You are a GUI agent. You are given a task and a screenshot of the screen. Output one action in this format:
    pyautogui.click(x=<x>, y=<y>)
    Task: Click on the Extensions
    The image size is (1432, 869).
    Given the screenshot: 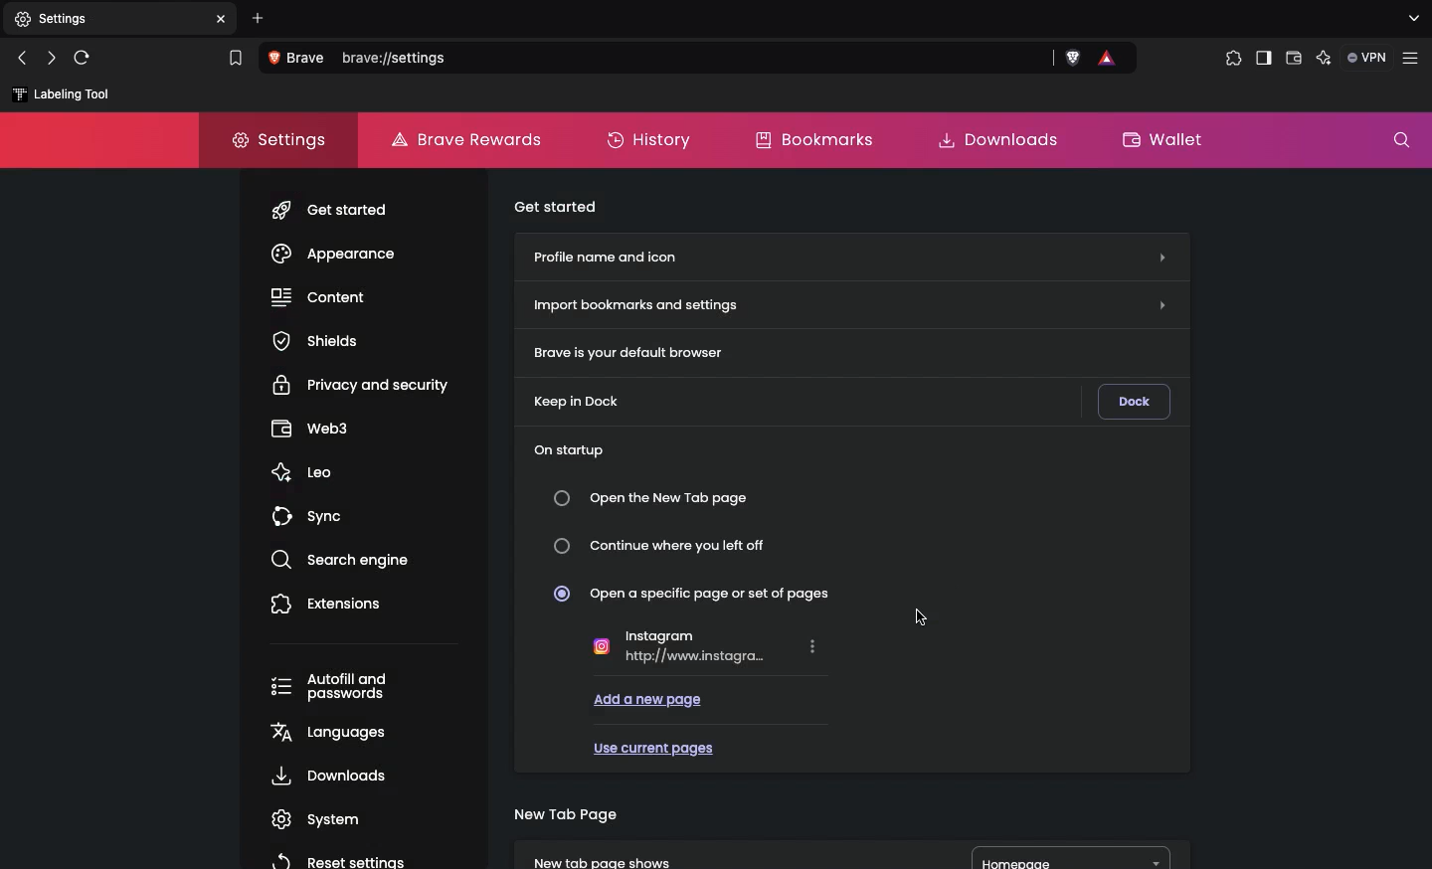 What is the action you would take?
    pyautogui.click(x=327, y=603)
    